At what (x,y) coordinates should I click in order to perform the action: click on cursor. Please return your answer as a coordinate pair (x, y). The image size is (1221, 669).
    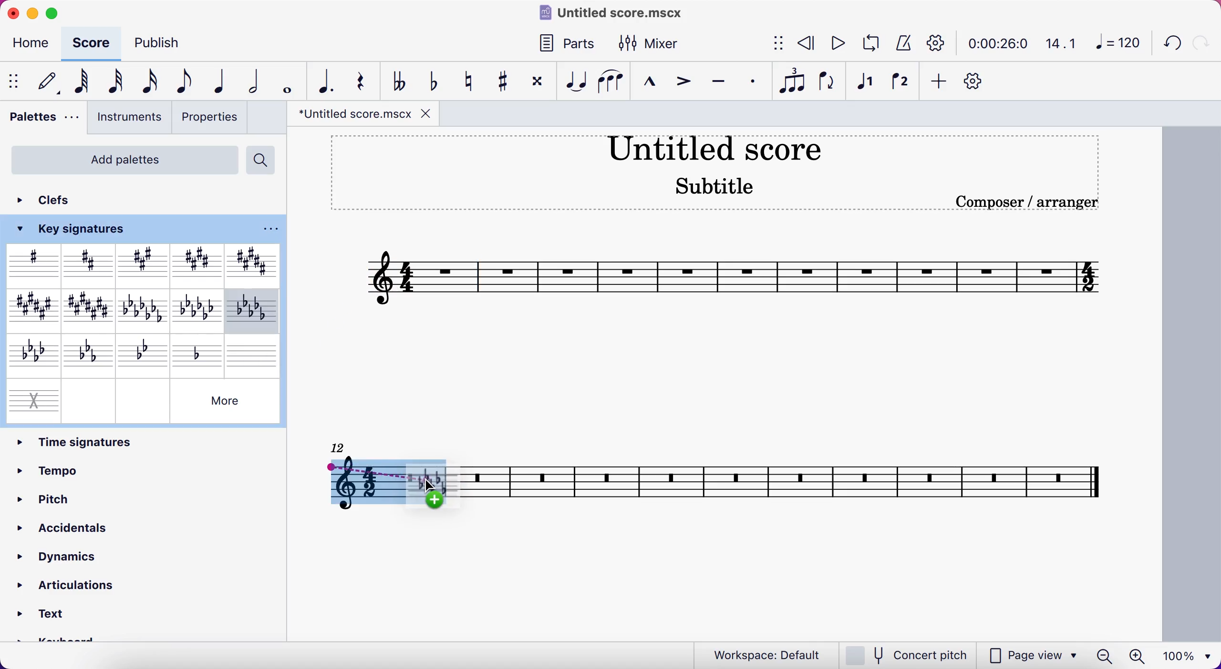
    Looking at the image, I should click on (427, 490).